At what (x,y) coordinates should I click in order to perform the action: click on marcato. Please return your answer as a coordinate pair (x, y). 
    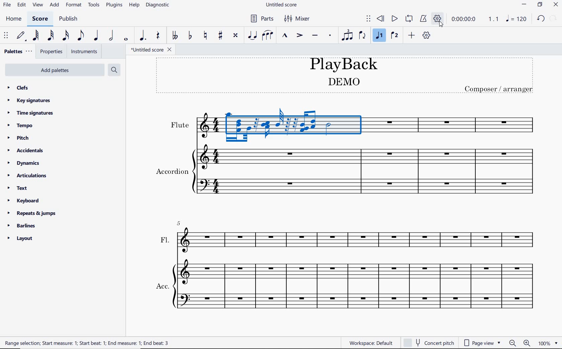
    Looking at the image, I should click on (285, 36).